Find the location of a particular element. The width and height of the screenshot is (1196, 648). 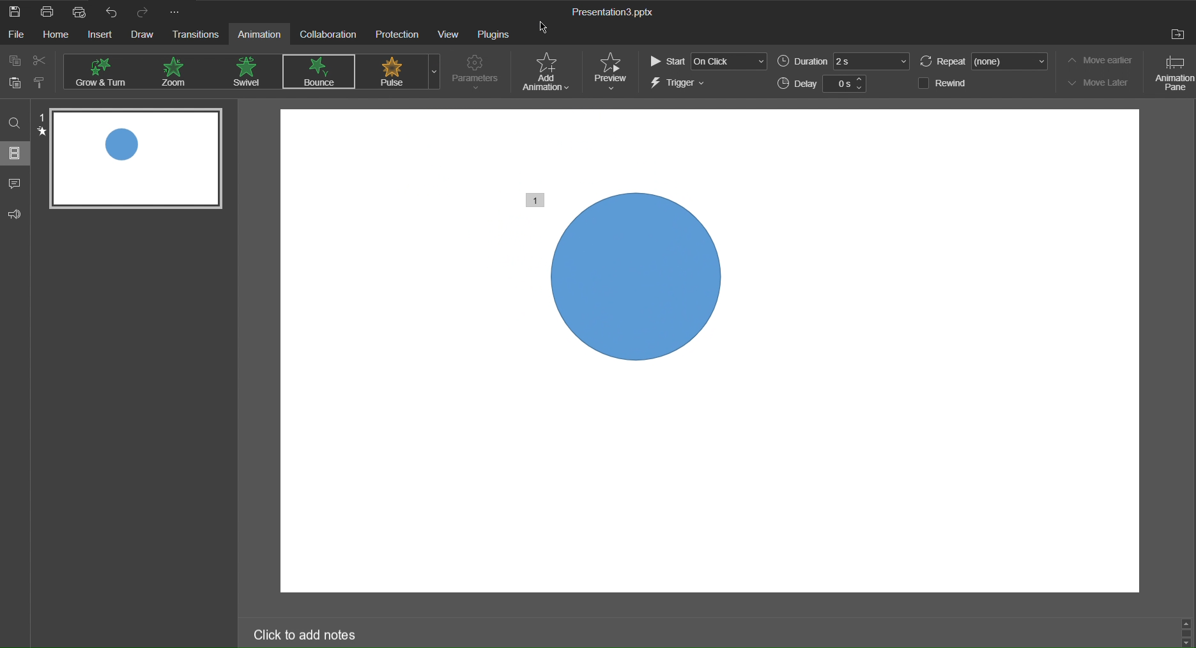

Animations is located at coordinates (177, 72).